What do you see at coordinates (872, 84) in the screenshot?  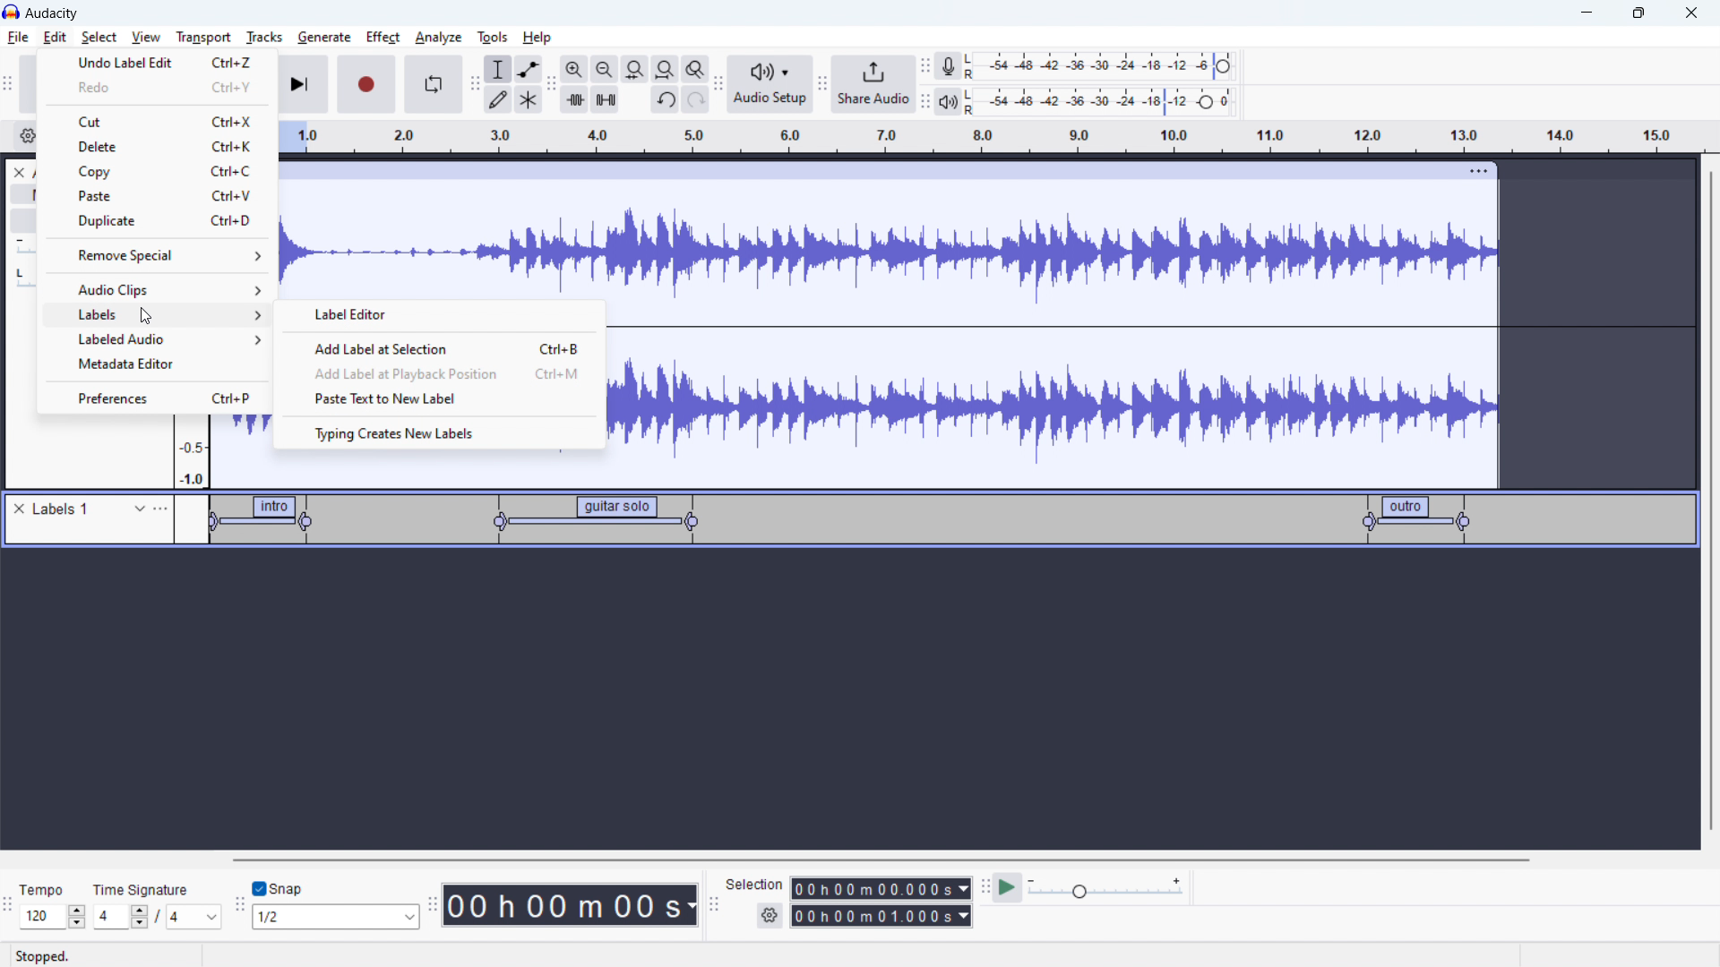 I see `share audio` at bounding box center [872, 84].